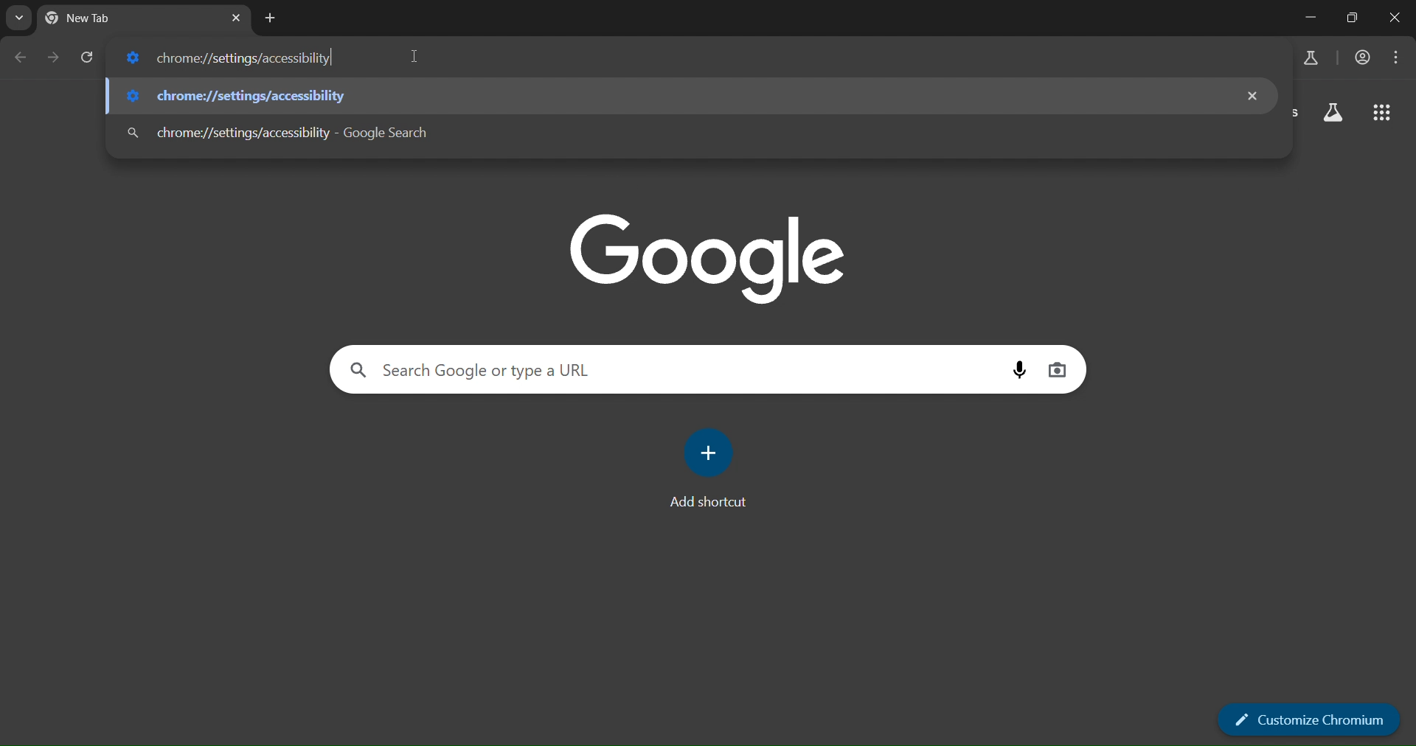  Describe the element at coordinates (1311, 18) in the screenshot. I see `minimize` at that location.